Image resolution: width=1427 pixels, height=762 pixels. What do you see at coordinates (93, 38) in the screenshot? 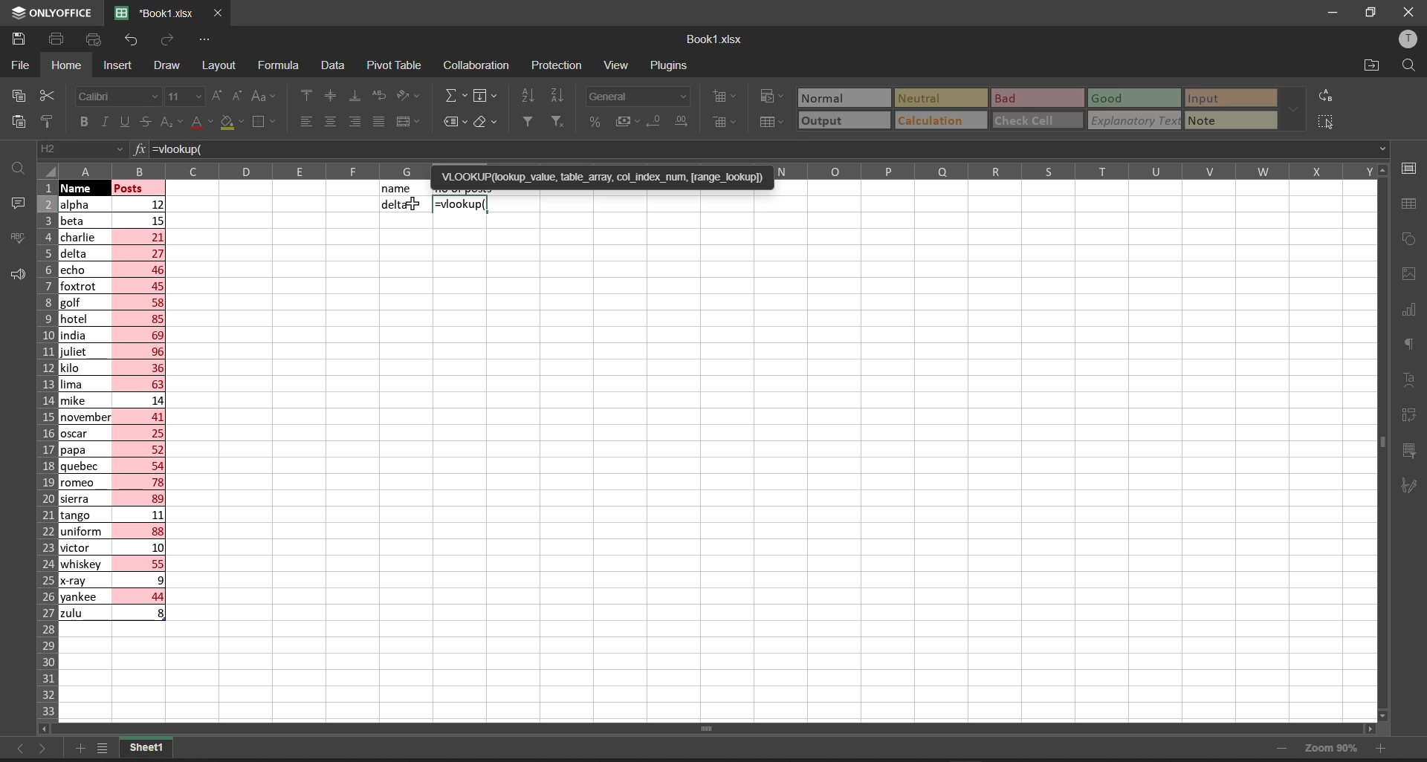
I see `quick print` at bounding box center [93, 38].